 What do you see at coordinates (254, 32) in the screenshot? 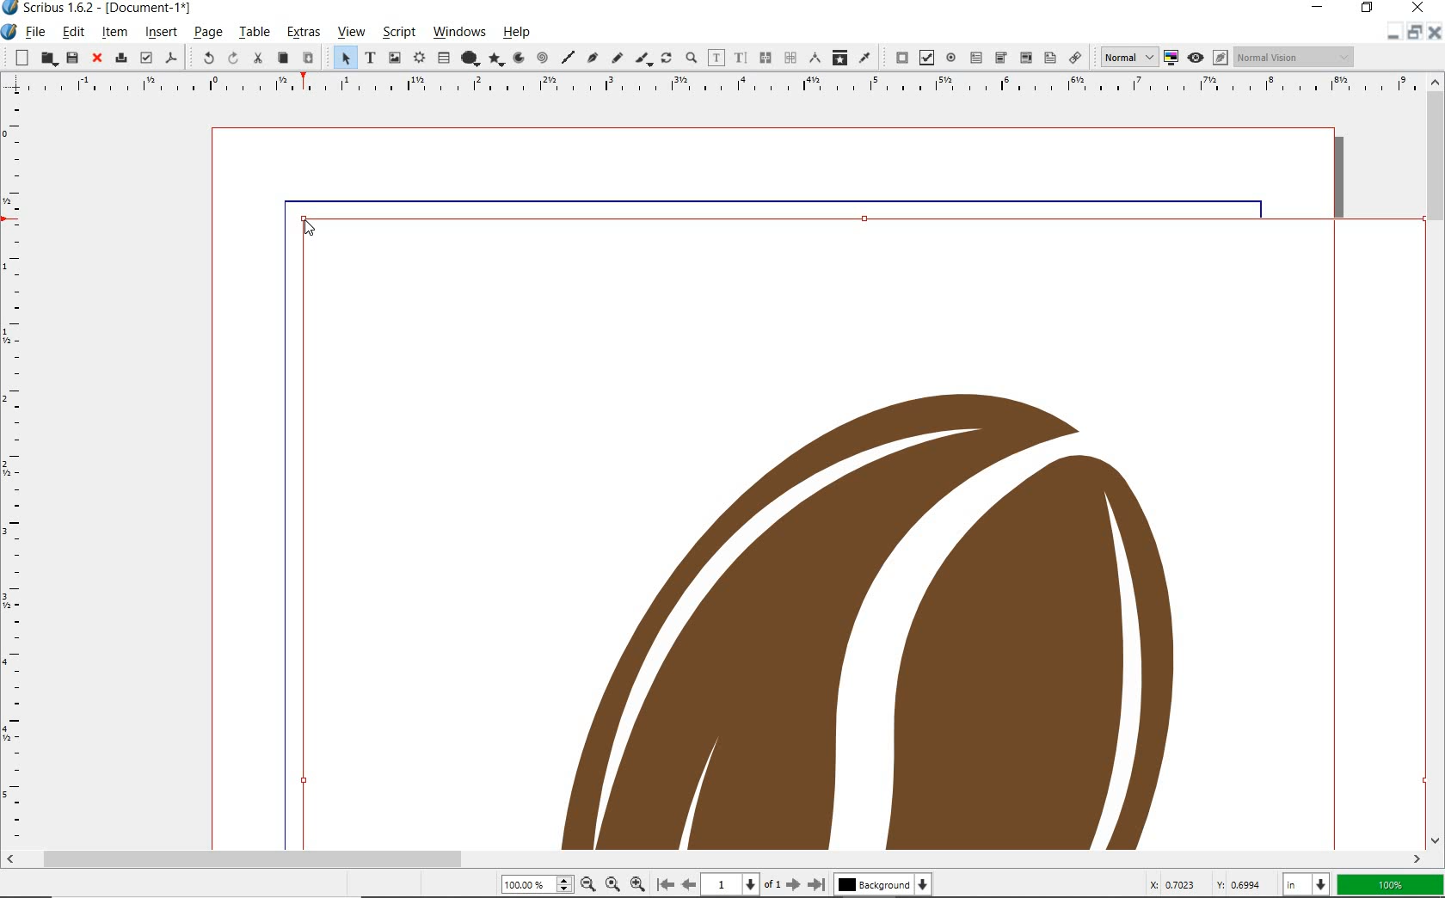
I see `table` at bounding box center [254, 32].